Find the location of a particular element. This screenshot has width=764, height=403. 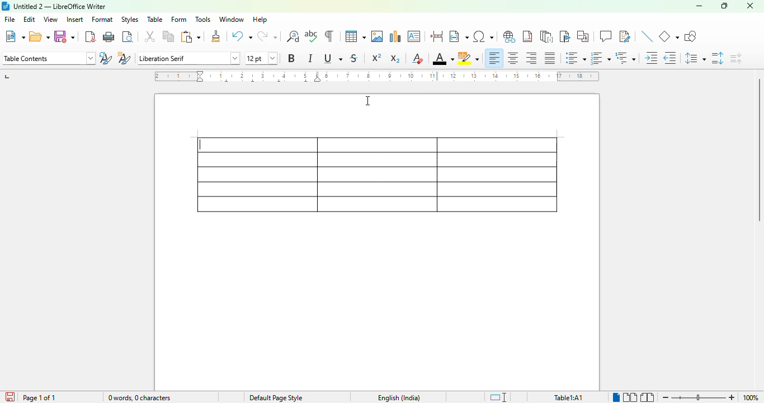

undo is located at coordinates (242, 36).